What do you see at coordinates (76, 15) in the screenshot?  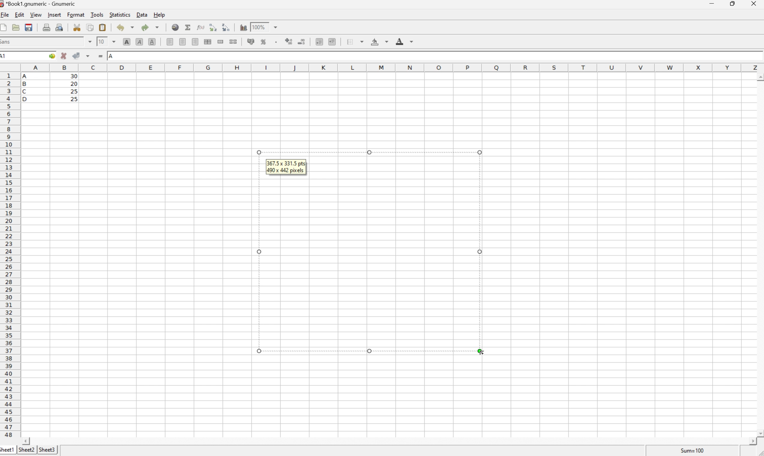 I see `Format` at bounding box center [76, 15].